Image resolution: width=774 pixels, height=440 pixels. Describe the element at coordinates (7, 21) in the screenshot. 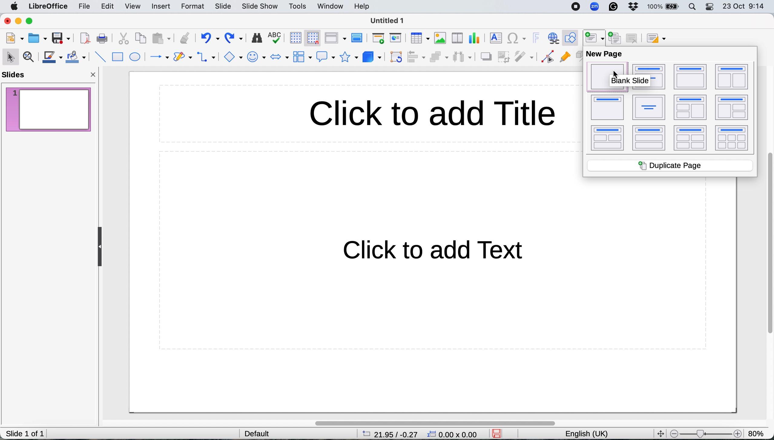

I see `close` at that location.